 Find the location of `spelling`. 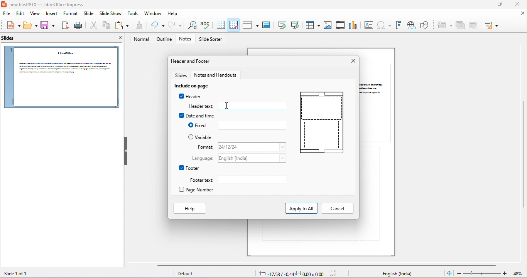

spelling is located at coordinates (205, 25).